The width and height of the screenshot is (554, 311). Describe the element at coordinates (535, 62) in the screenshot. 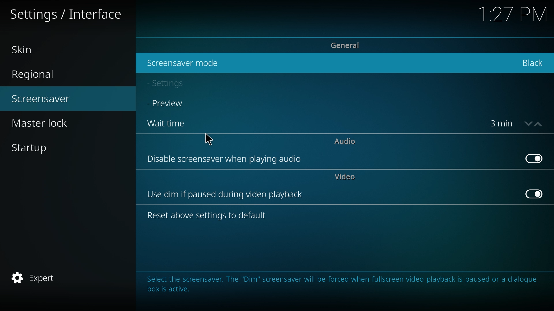

I see `black screensaver` at that location.